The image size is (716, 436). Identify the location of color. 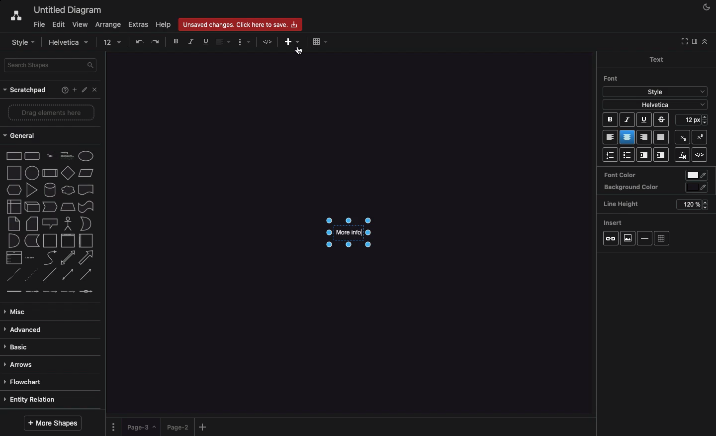
(698, 188).